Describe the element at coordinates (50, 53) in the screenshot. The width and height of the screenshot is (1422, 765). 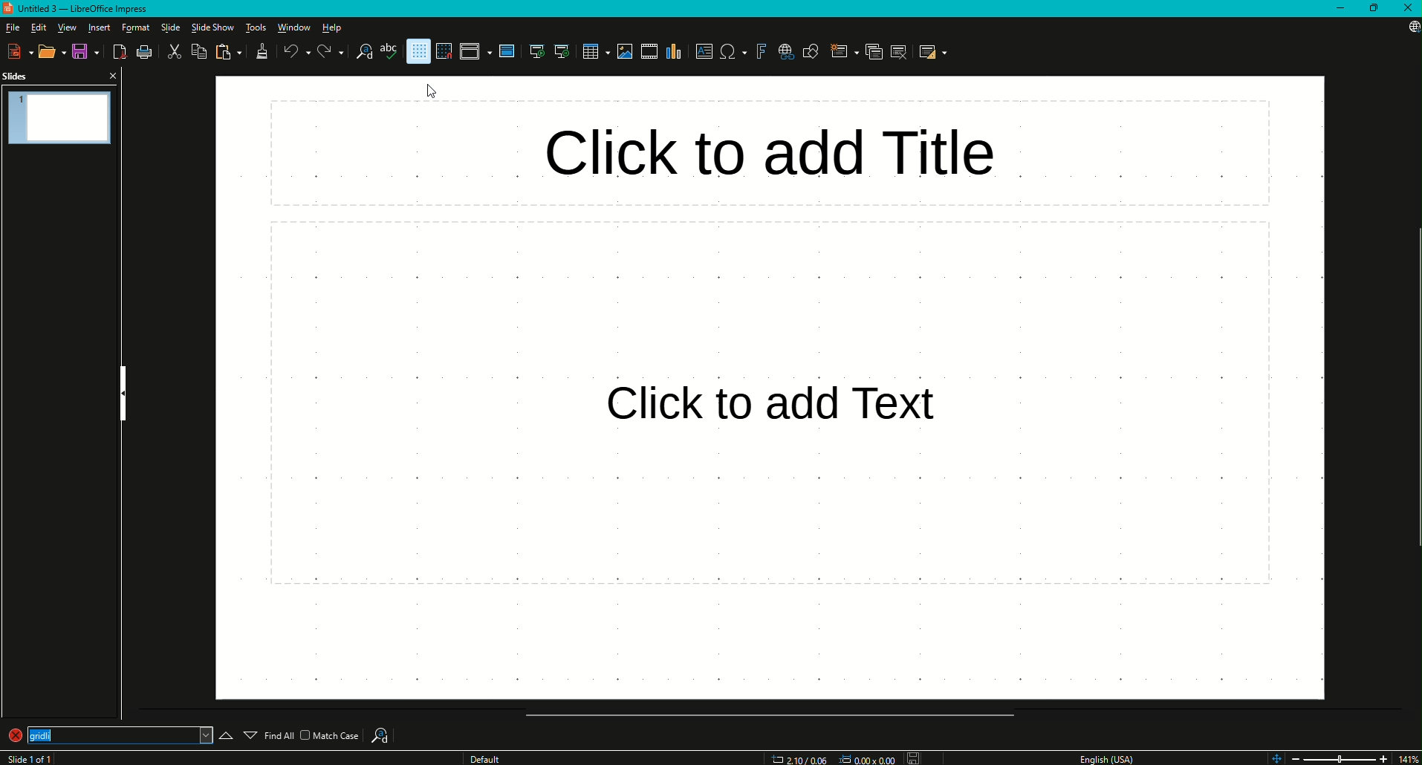
I see `Open` at that location.